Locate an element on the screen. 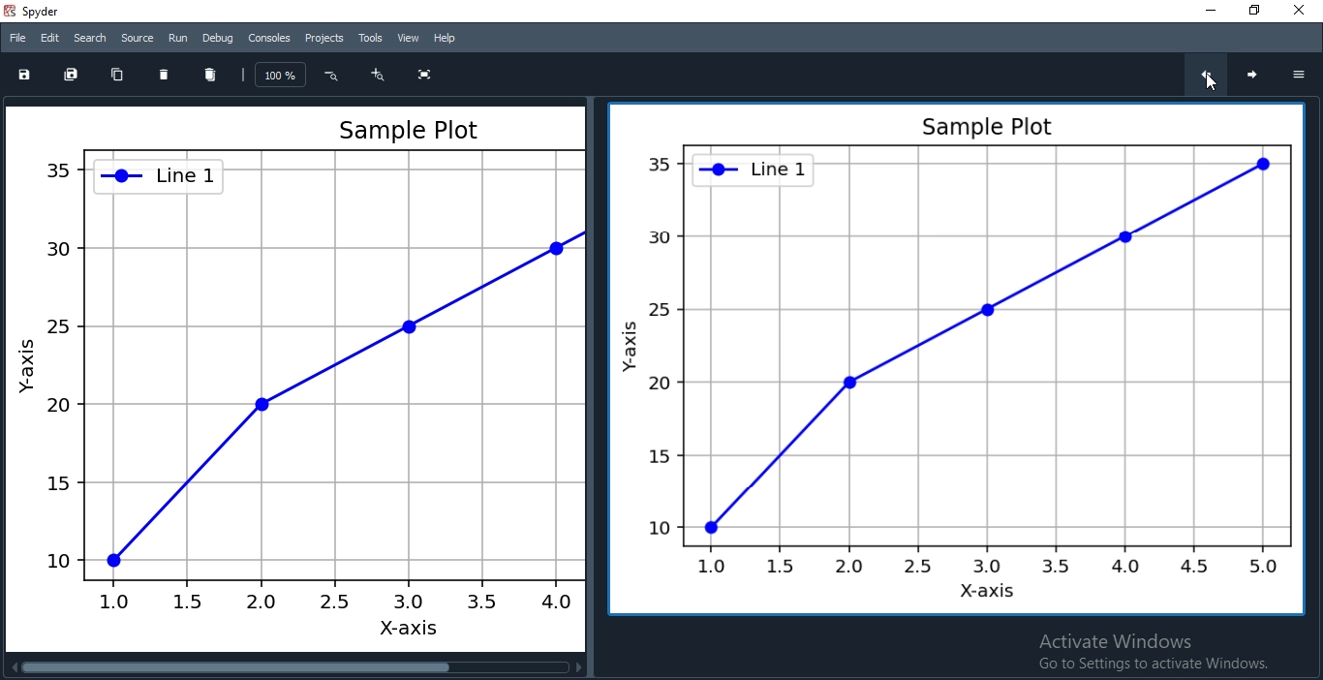 Image resolution: width=1323 pixels, height=680 pixels. clicked is located at coordinates (1208, 78).